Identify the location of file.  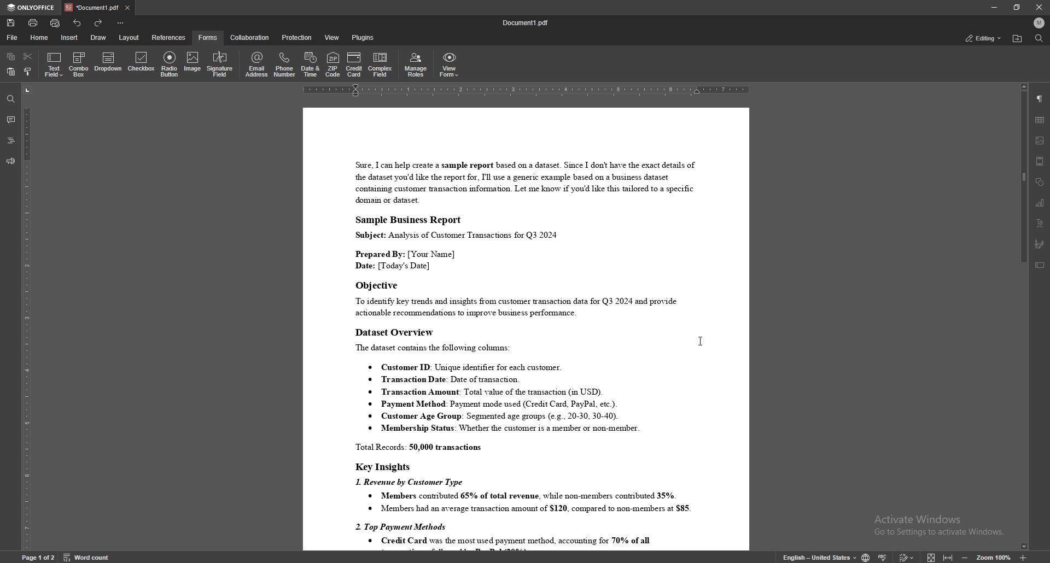
(13, 38).